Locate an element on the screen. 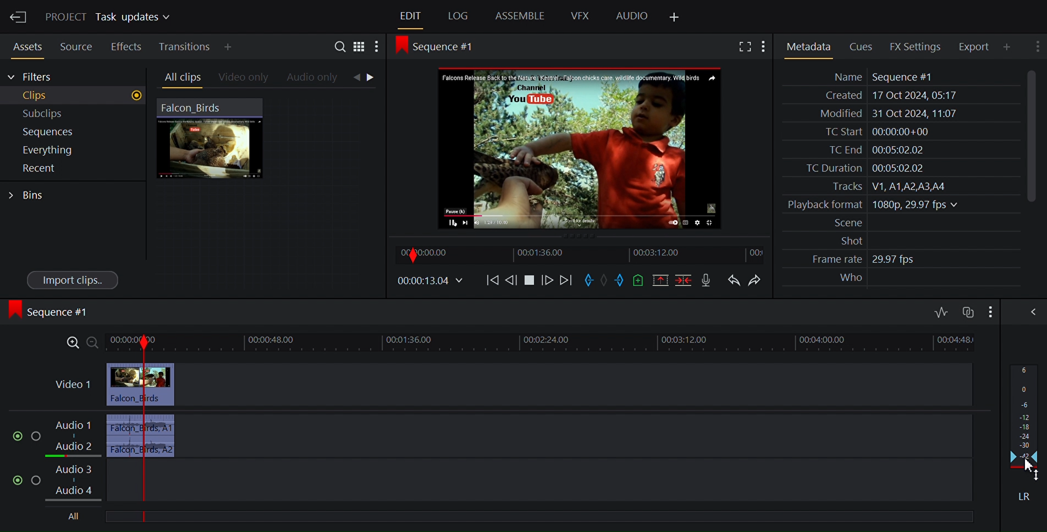 The width and height of the screenshot is (1047, 532). Assemble is located at coordinates (519, 16).